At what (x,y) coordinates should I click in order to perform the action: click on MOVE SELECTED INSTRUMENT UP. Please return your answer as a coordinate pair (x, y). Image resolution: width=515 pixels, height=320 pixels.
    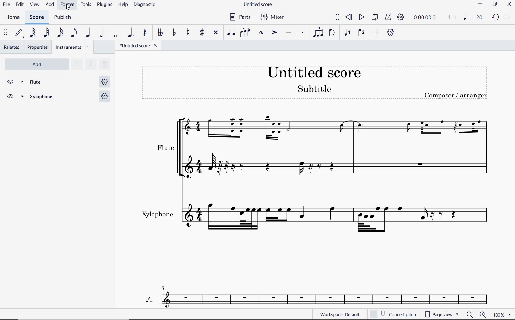
    Looking at the image, I should click on (77, 64).